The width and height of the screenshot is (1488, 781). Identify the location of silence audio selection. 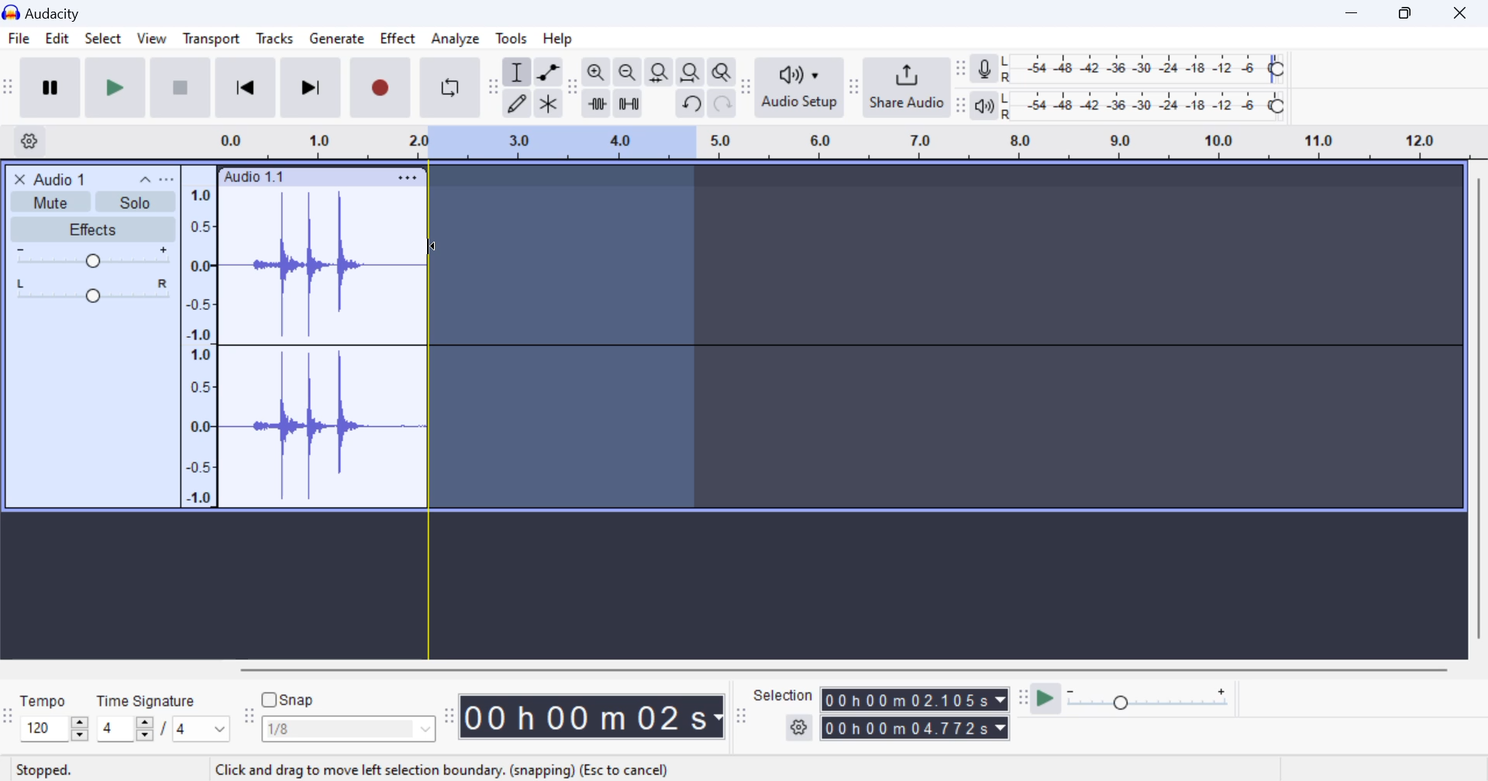
(629, 105).